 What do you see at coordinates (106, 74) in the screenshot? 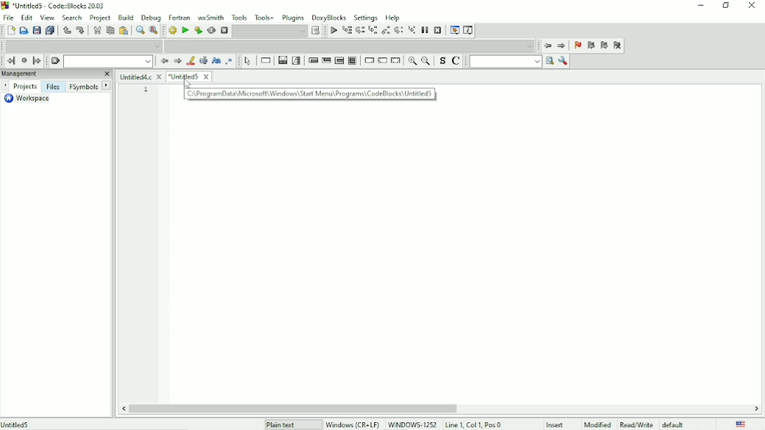
I see `close` at bounding box center [106, 74].